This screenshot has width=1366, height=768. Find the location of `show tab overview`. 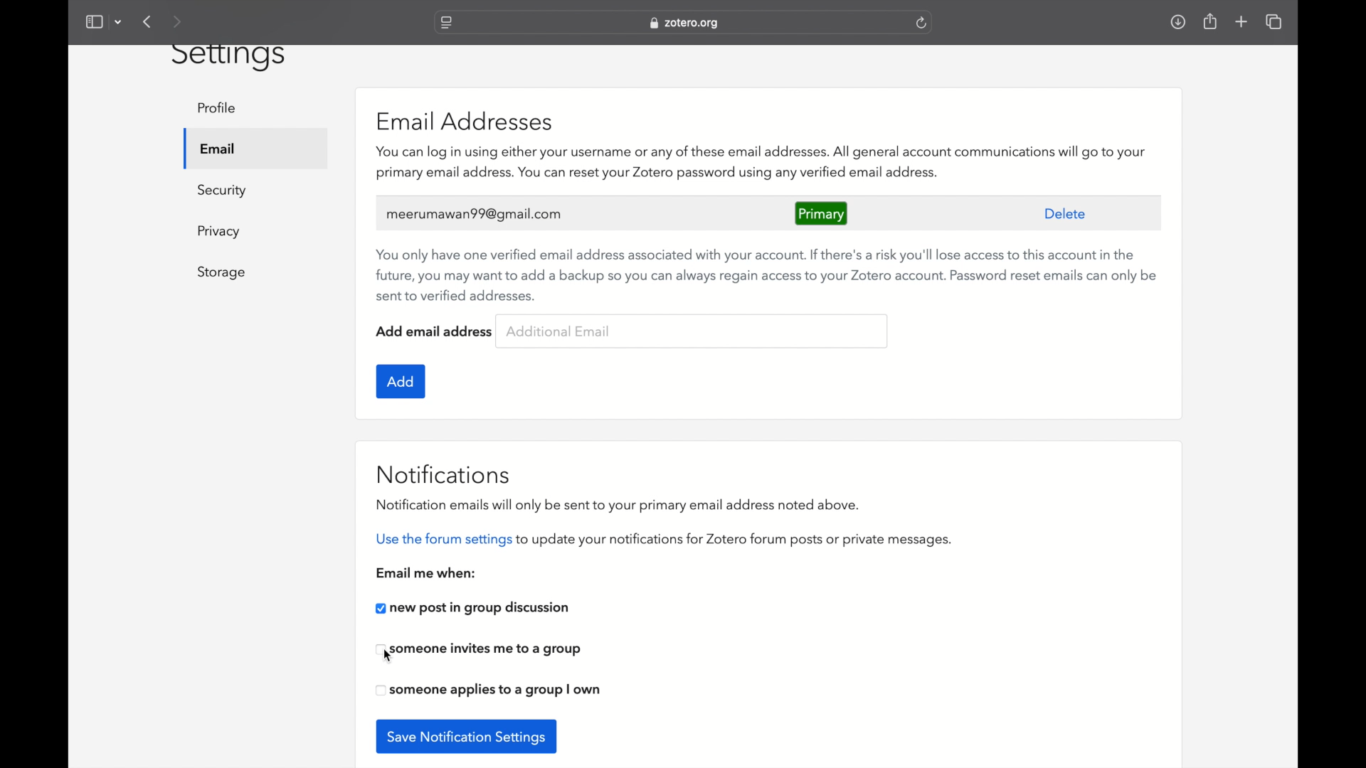

show tab overview is located at coordinates (1274, 21).